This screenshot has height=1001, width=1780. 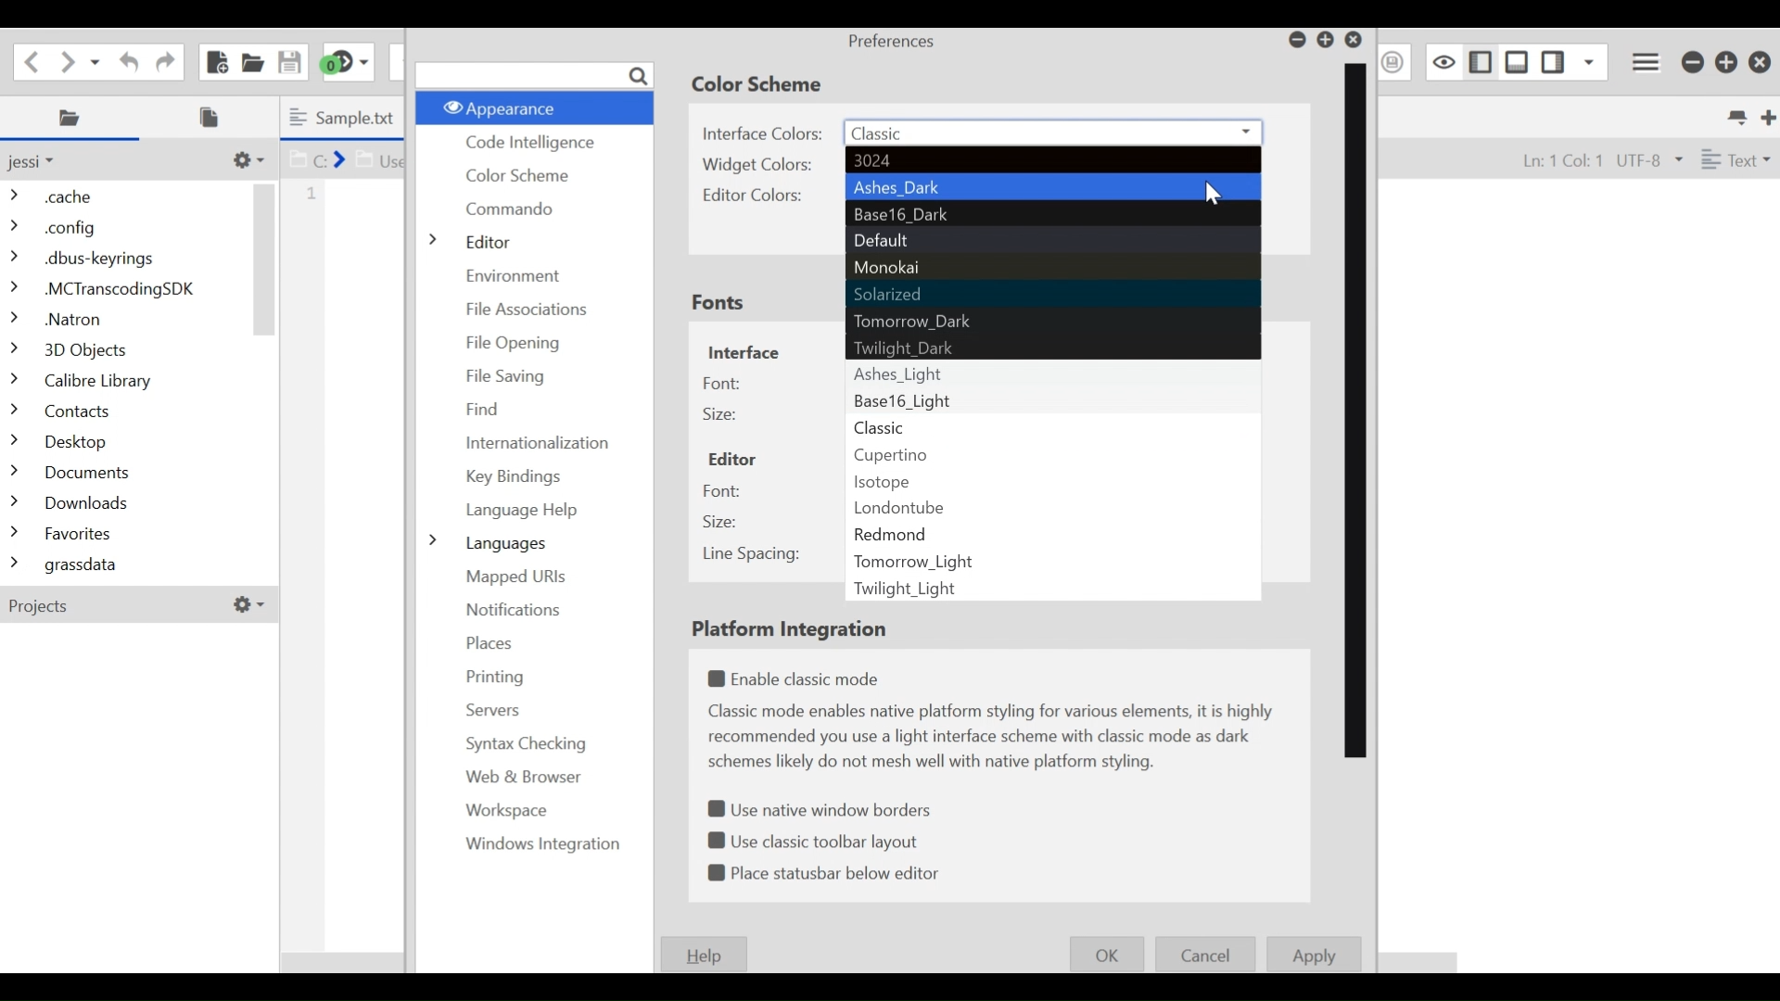 I want to click on minimize, so click(x=1692, y=62).